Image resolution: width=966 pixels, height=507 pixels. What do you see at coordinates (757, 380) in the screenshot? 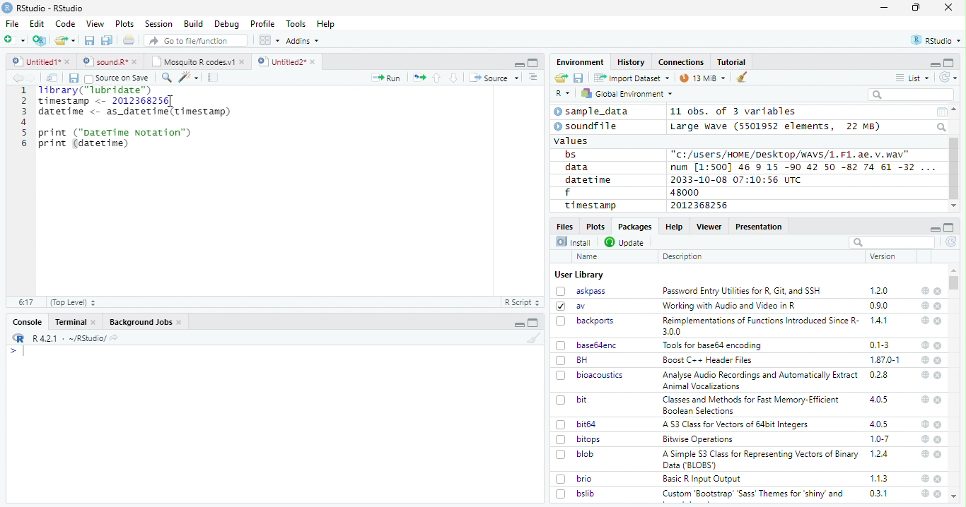
I see `Analyse Audio Recordings and Automatically ExtractAnimal Vocalizations` at bounding box center [757, 380].